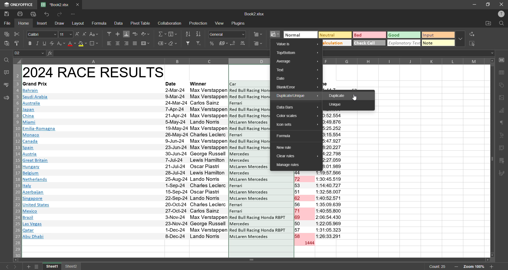  Describe the element at coordinates (79, 4) in the screenshot. I see `close tab` at that location.